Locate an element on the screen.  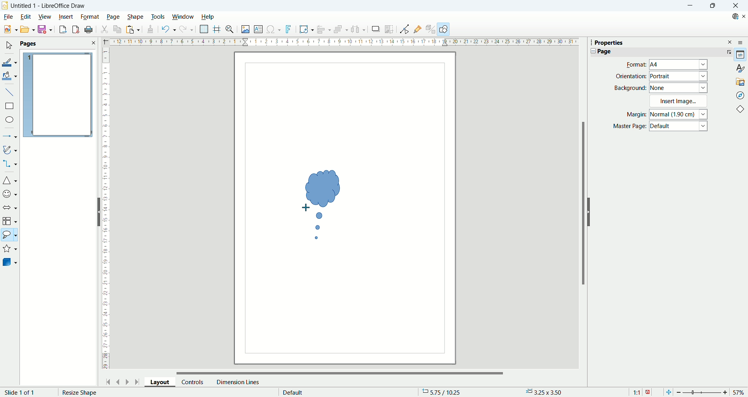
Background is located at coordinates (630, 88).